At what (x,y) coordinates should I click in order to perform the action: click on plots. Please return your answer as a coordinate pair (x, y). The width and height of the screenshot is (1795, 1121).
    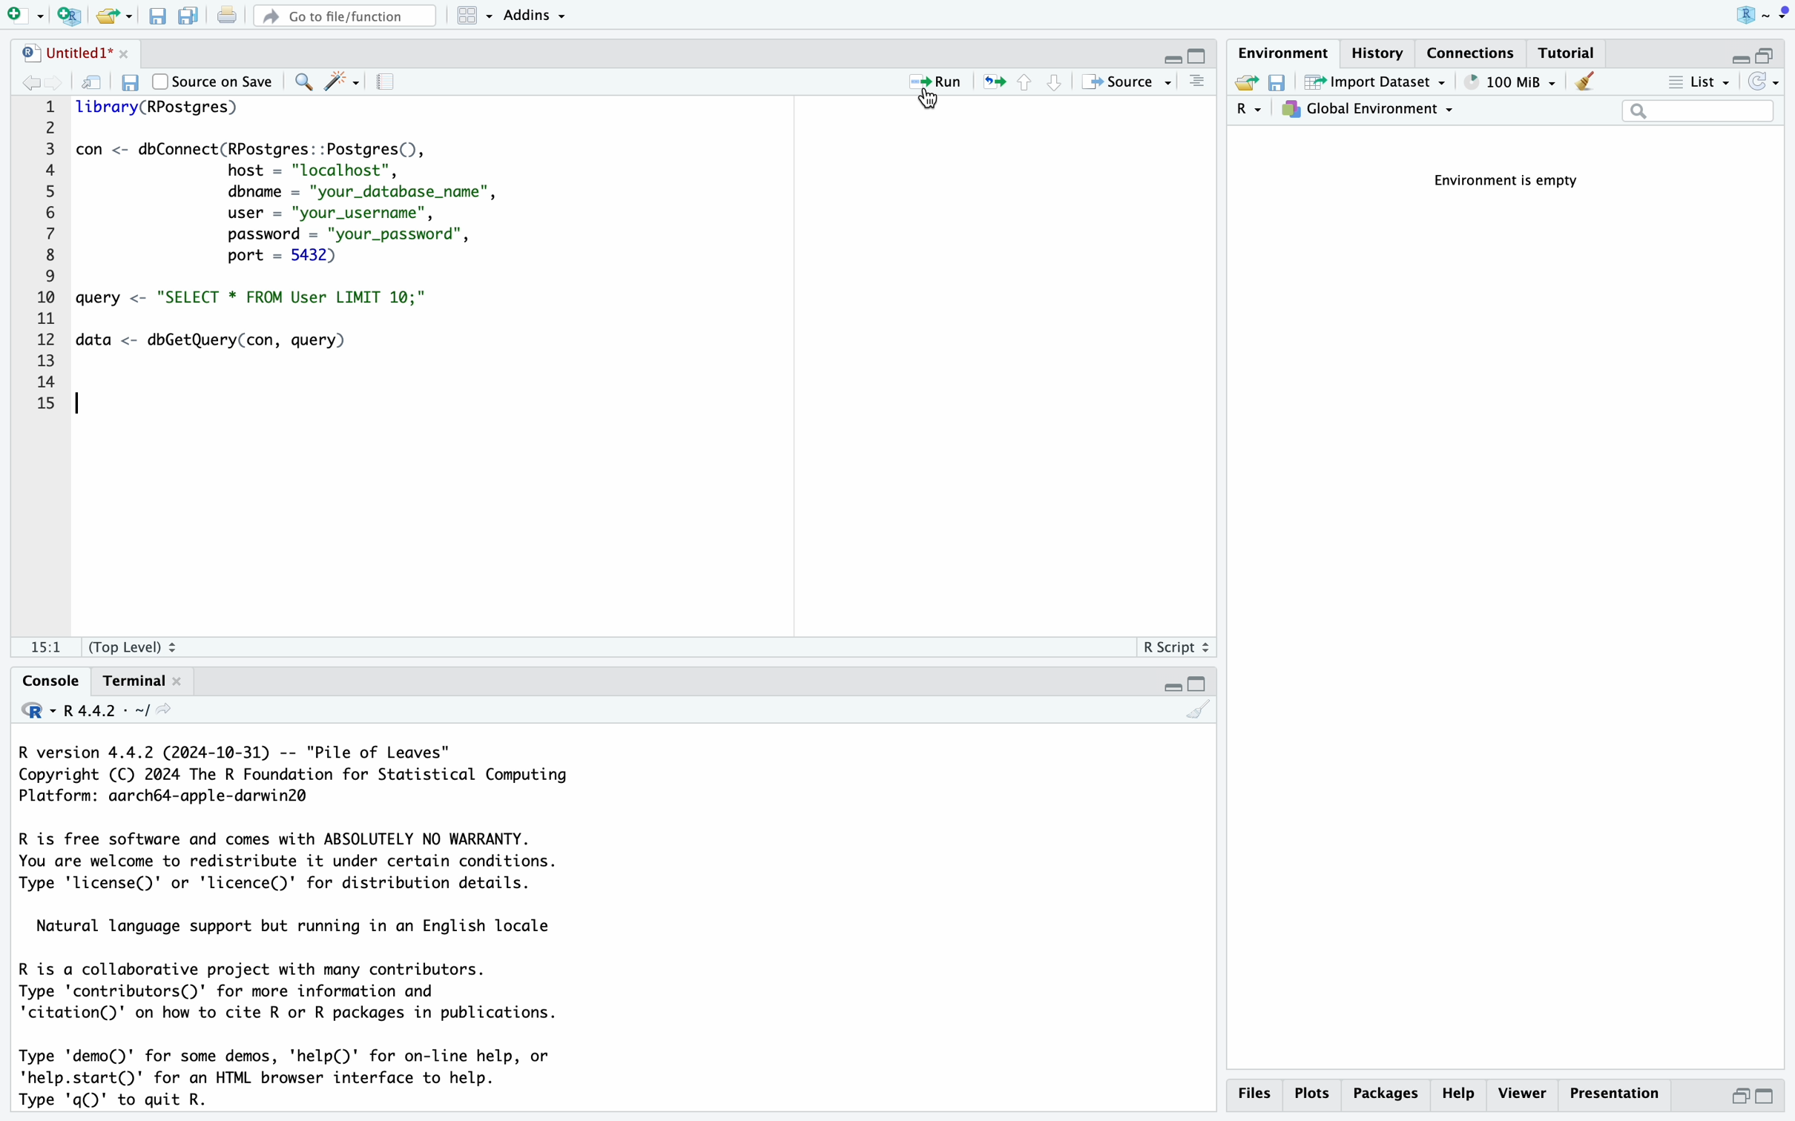
    Looking at the image, I should click on (1312, 1094).